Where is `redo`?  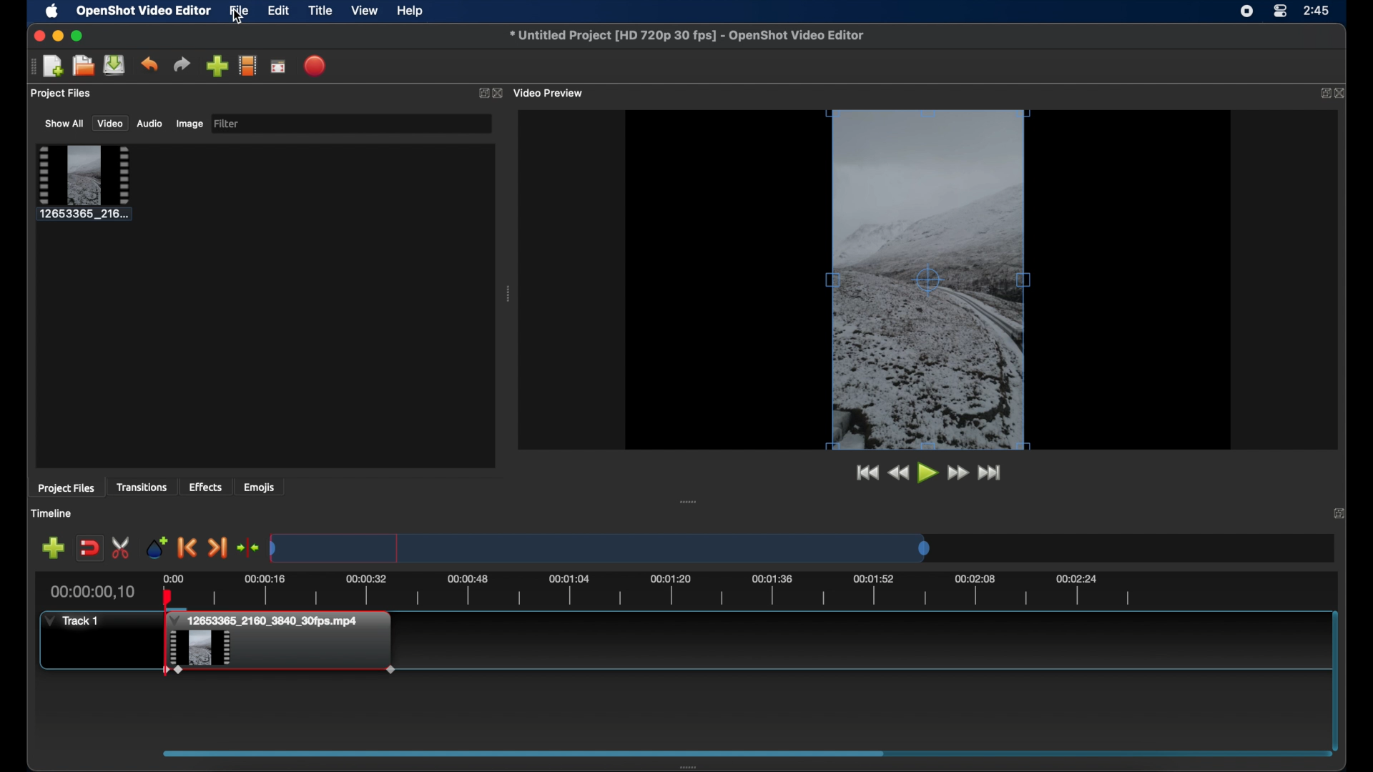 redo is located at coordinates (182, 64).